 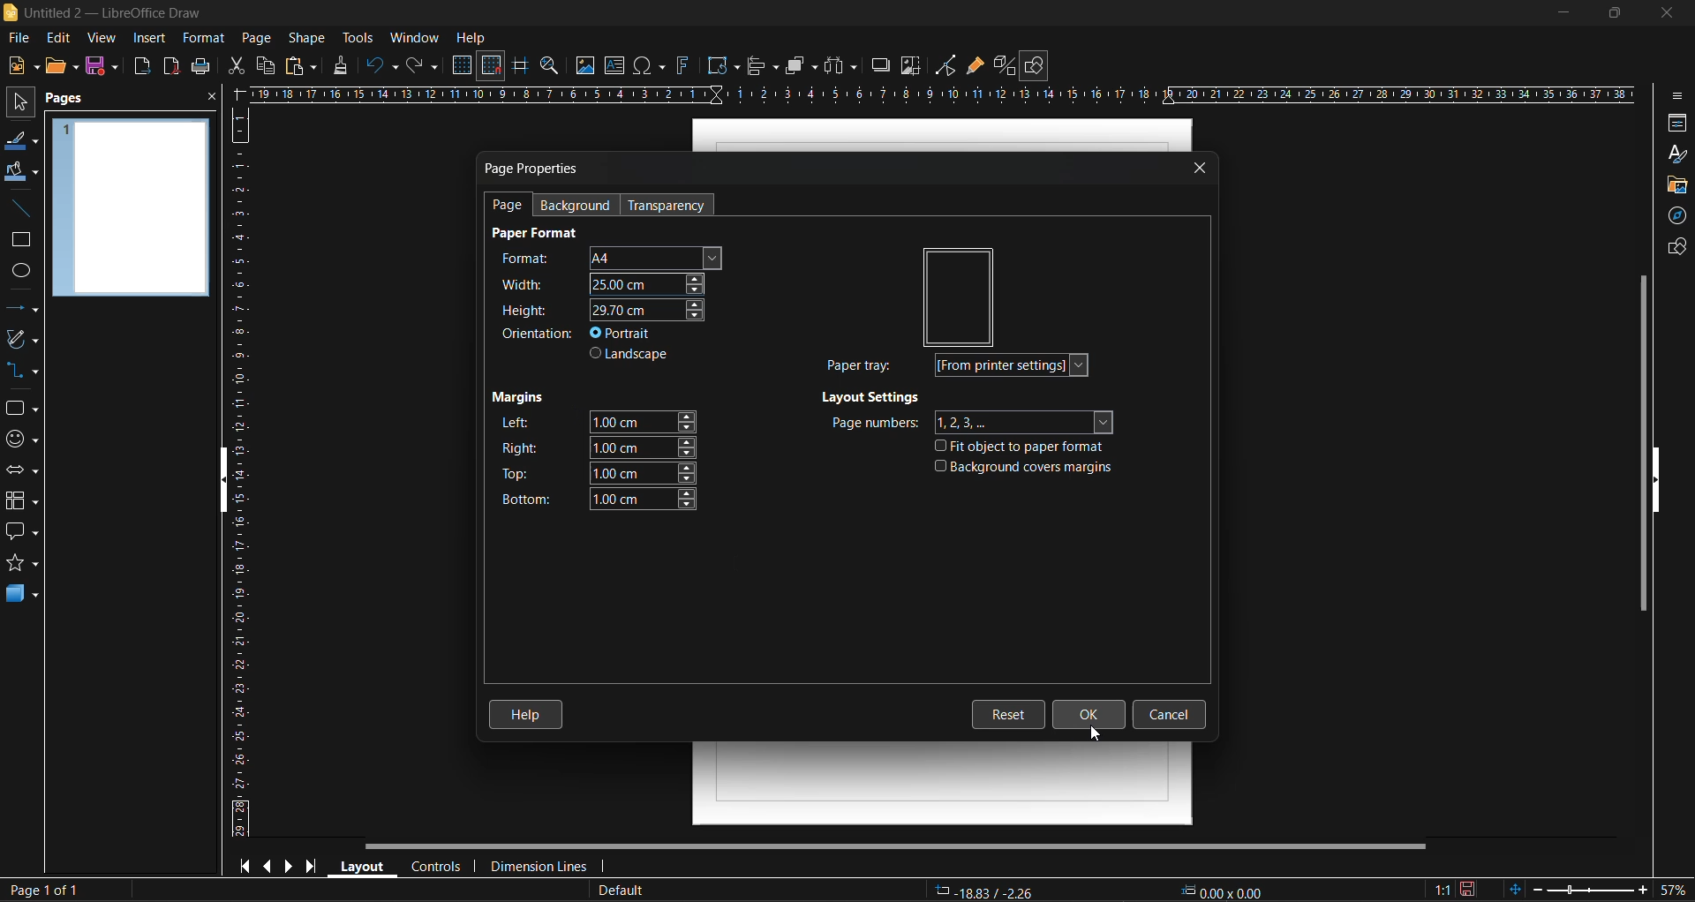 I want to click on hide, so click(x=215, y=481).